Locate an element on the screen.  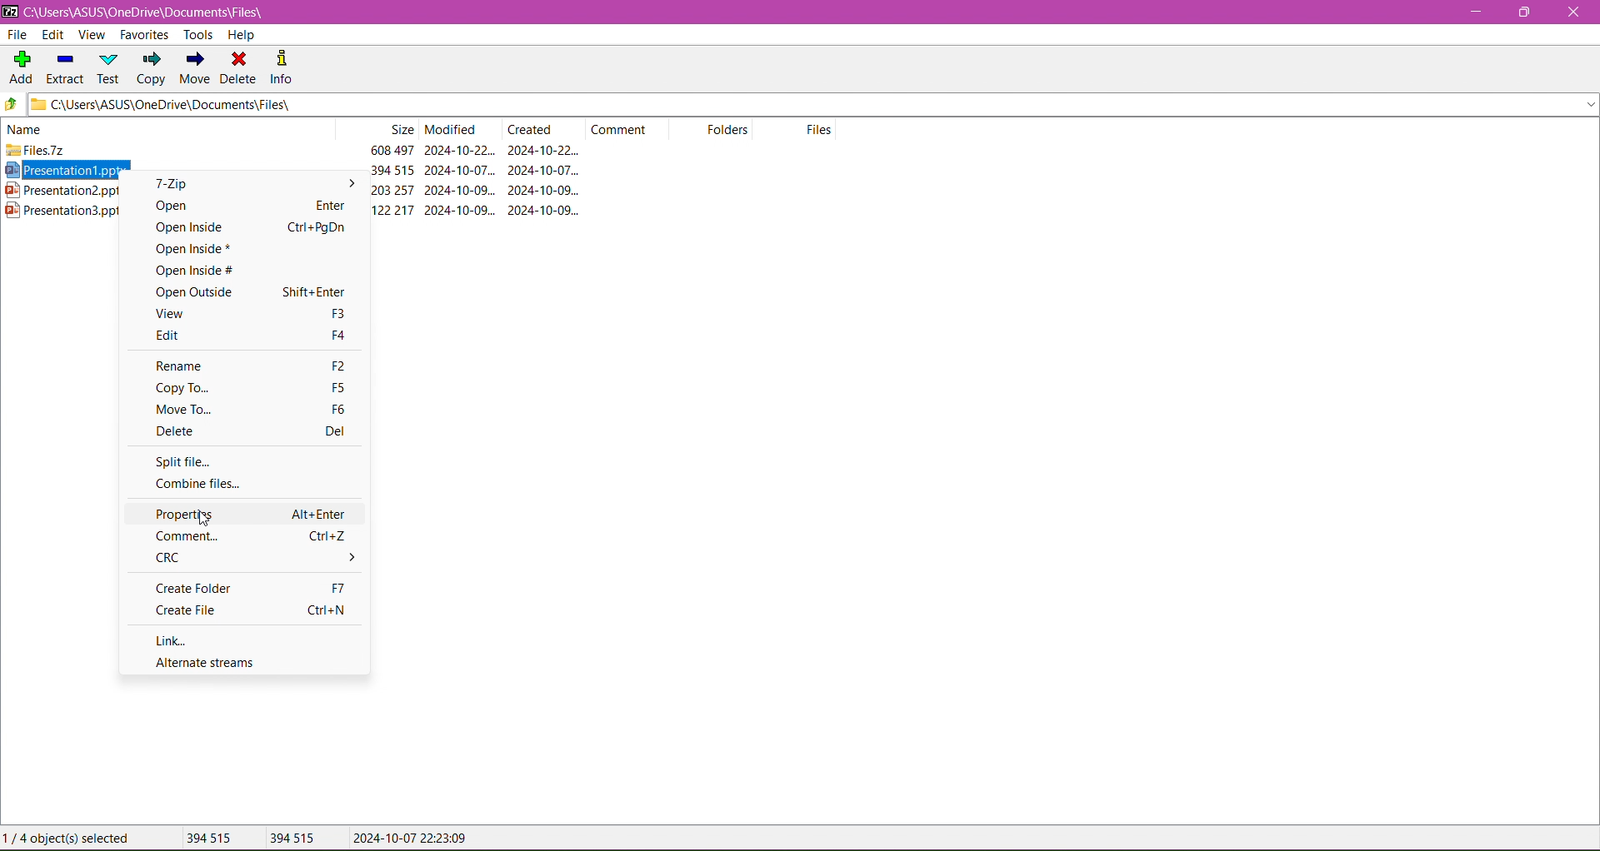
Restore Down is located at coordinates (1525, 12).